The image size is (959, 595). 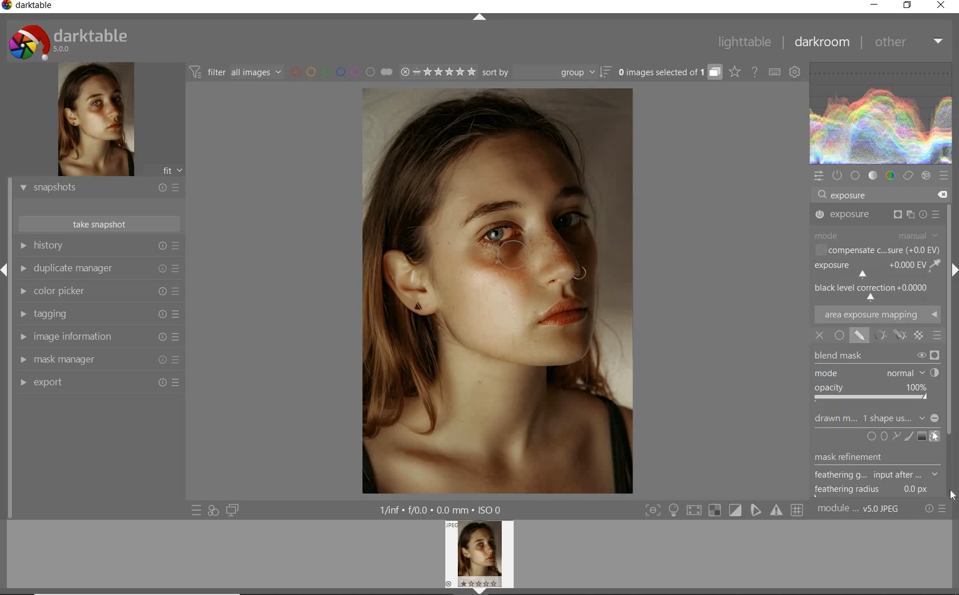 I want to click on image preview, so click(x=91, y=120).